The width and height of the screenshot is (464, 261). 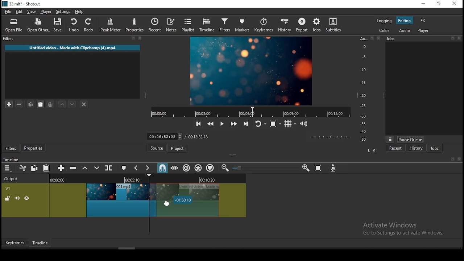 What do you see at coordinates (28, 198) in the screenshot?
I see `(un)hide` at bounding box center [28, 198].